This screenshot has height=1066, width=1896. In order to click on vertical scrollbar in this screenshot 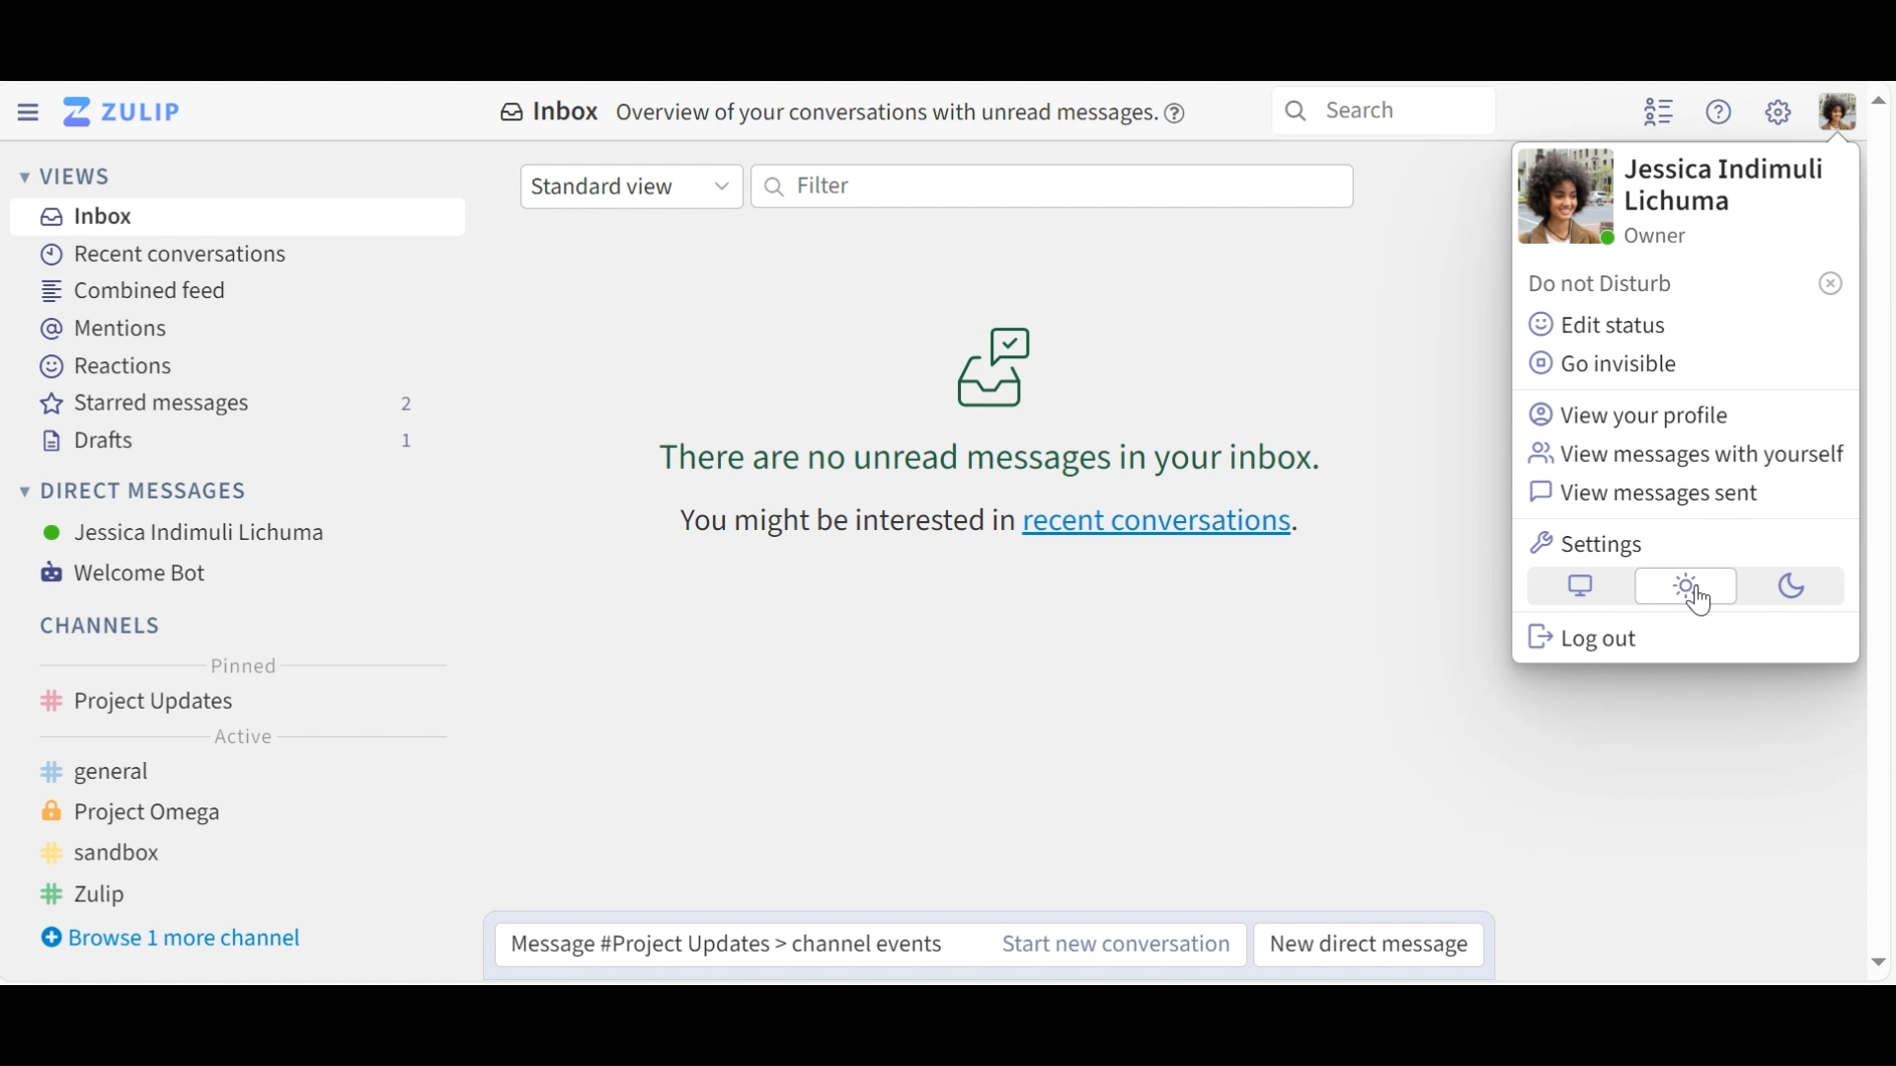, I will do `click(1879, 532)`.